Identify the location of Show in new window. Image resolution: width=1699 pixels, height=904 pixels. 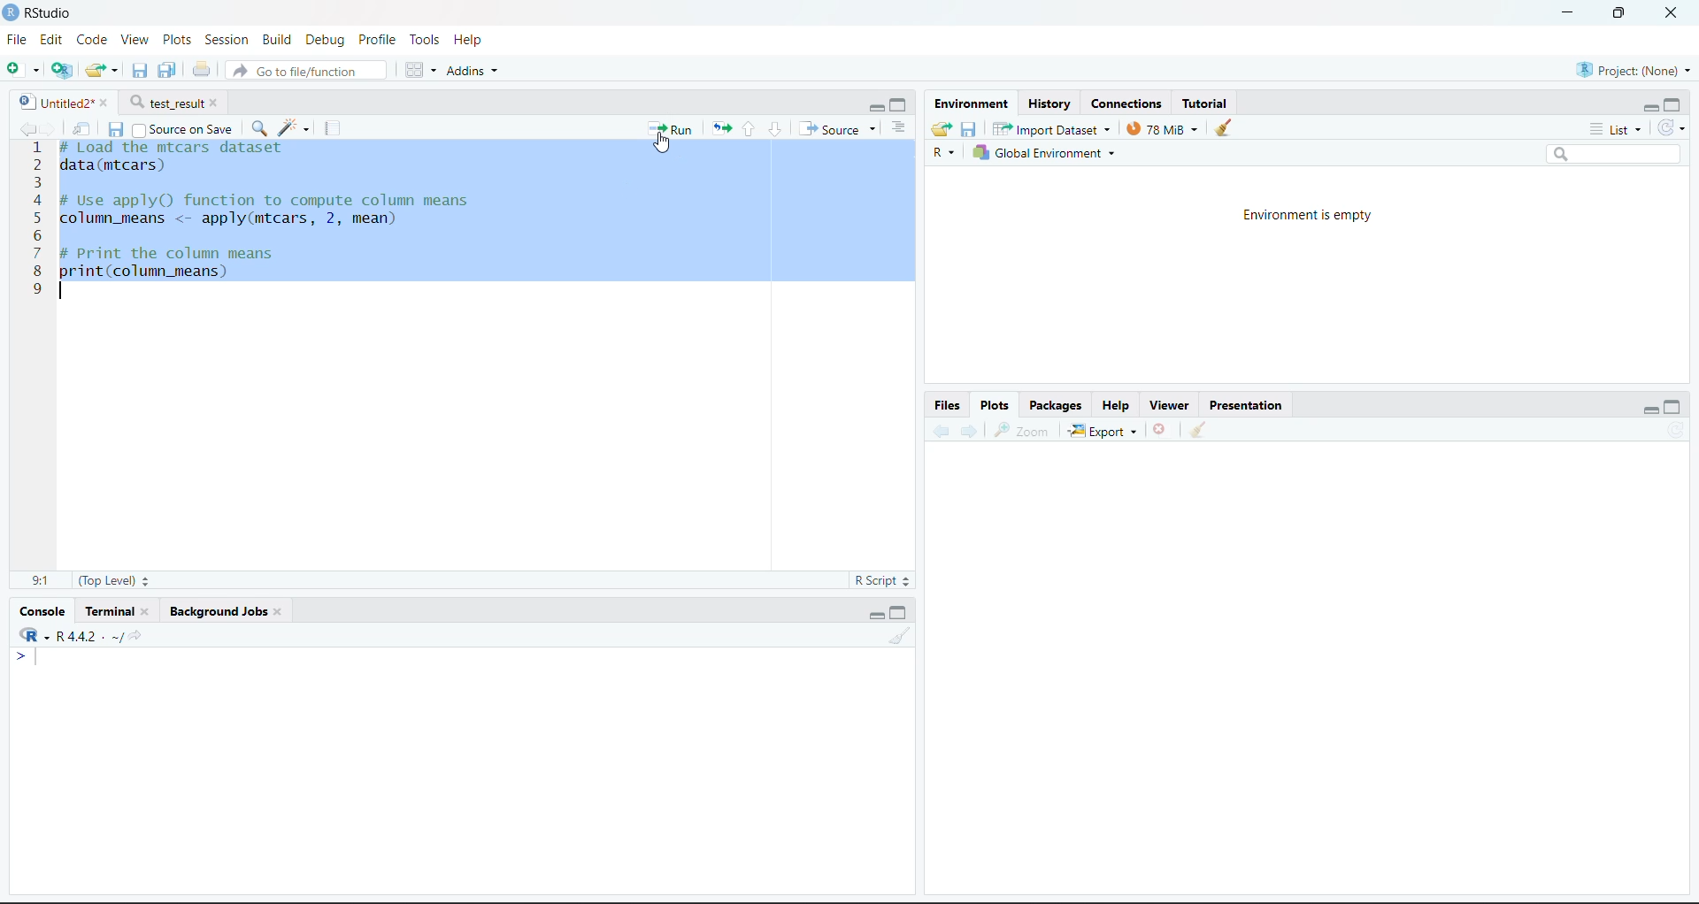
(87, 126).